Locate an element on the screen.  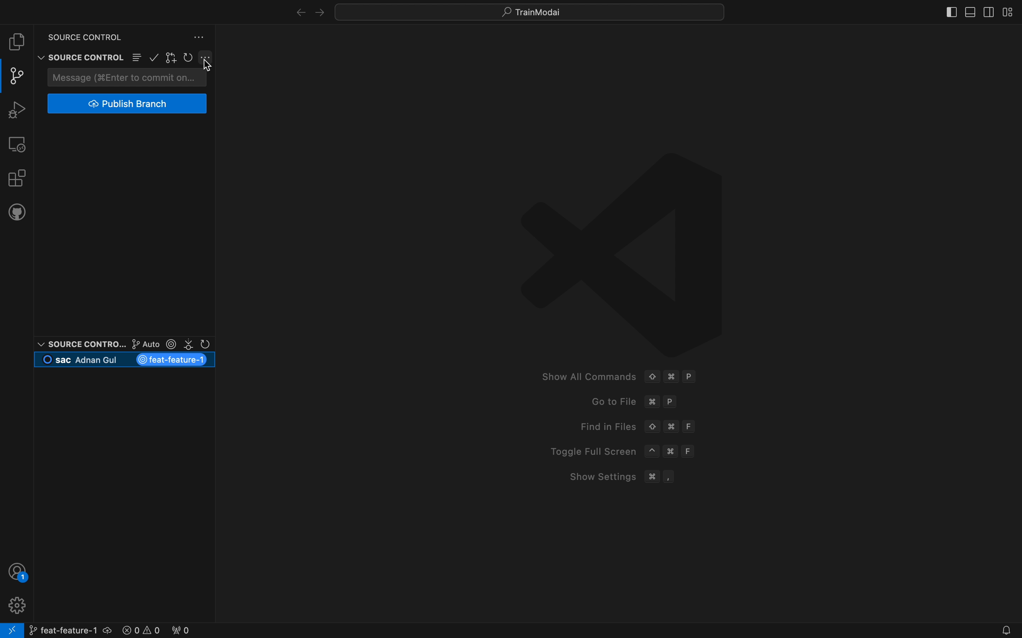
F is located at coordinates (691, 451).